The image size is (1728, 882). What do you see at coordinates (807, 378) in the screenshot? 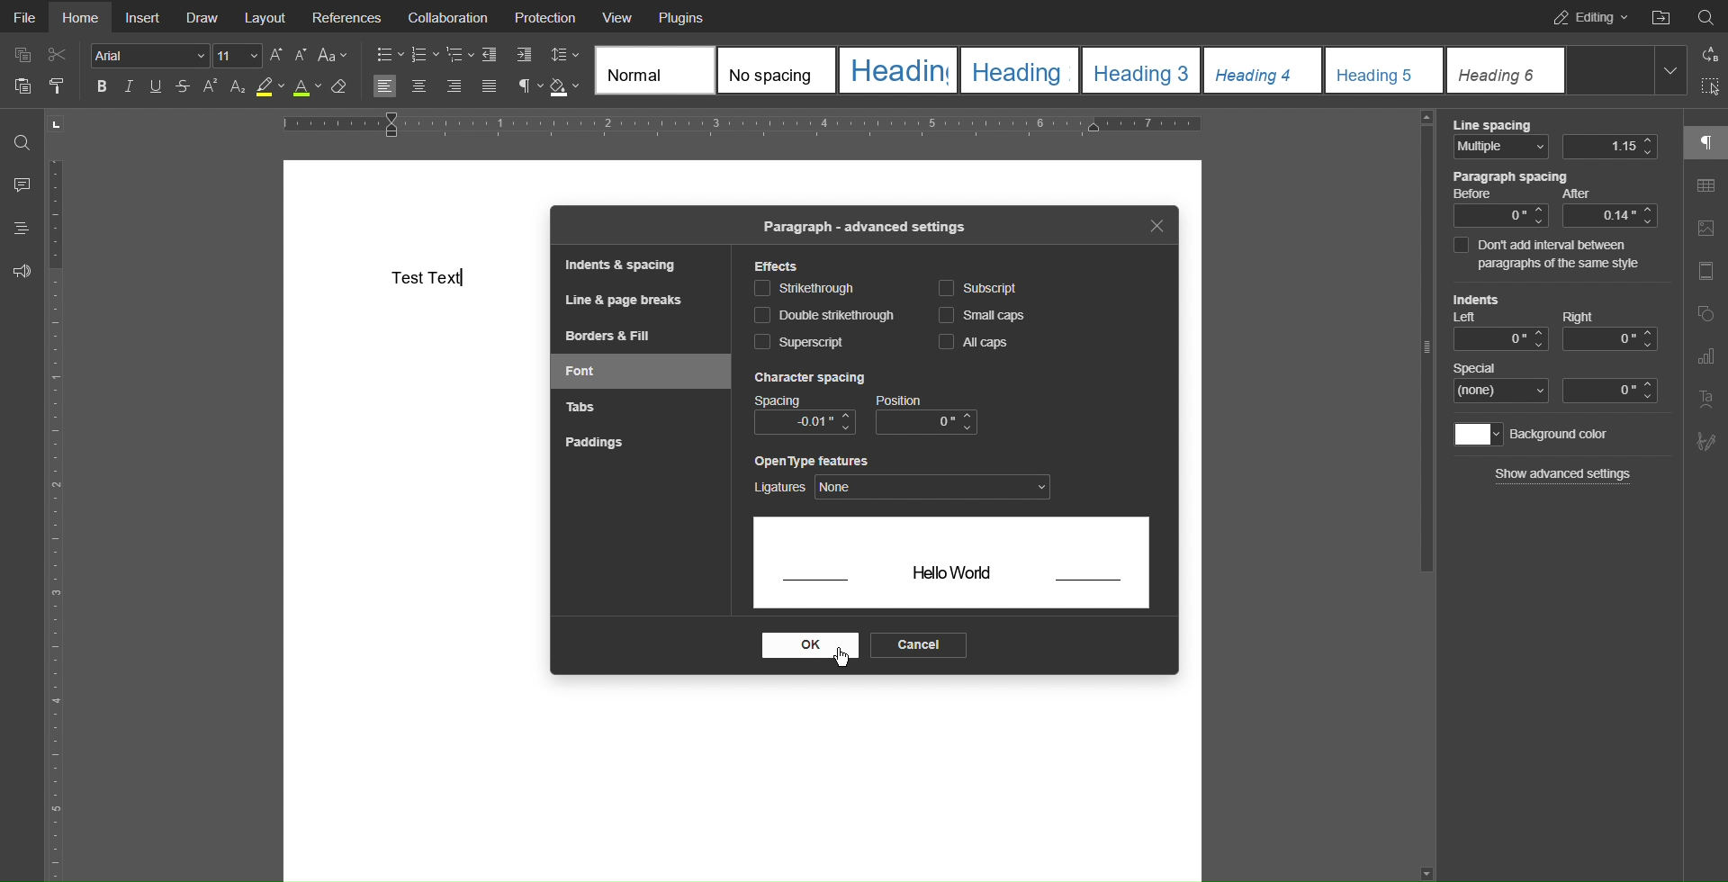
I see `Character spacing` at bounding box center [807, 378].